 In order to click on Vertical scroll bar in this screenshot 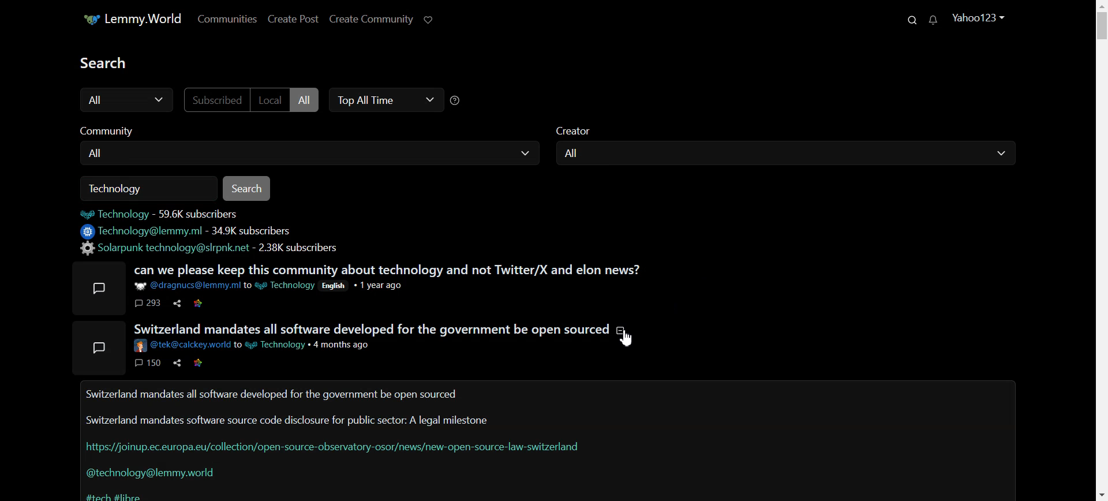, I will do `click(1101, 250)`.